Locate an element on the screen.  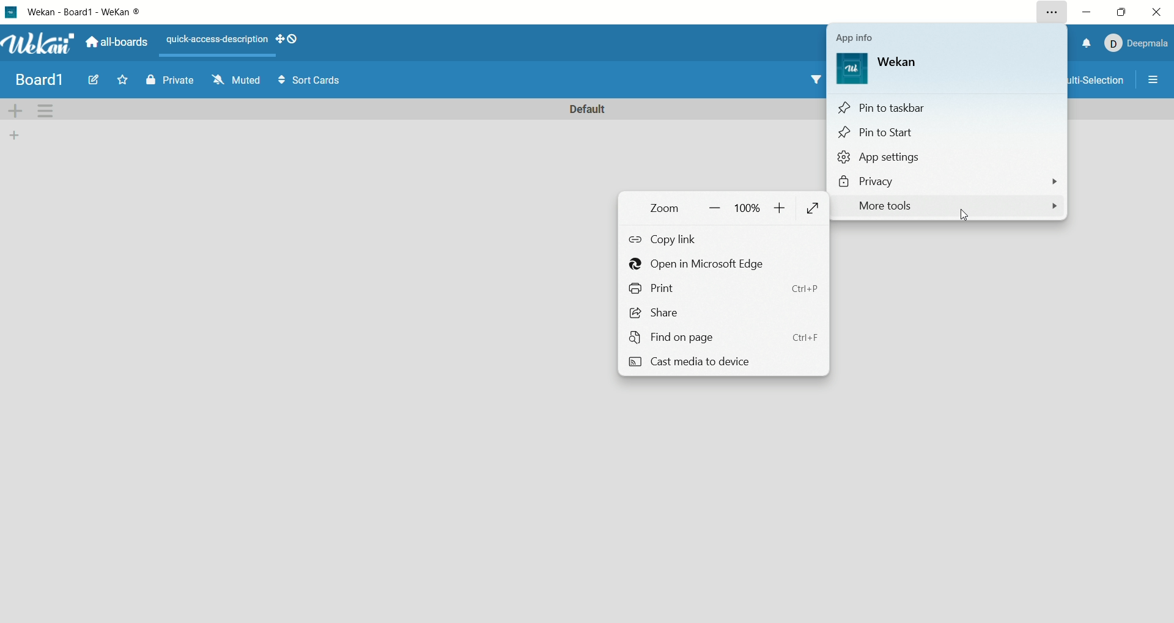
more tools is located at coordinates (952, 208).